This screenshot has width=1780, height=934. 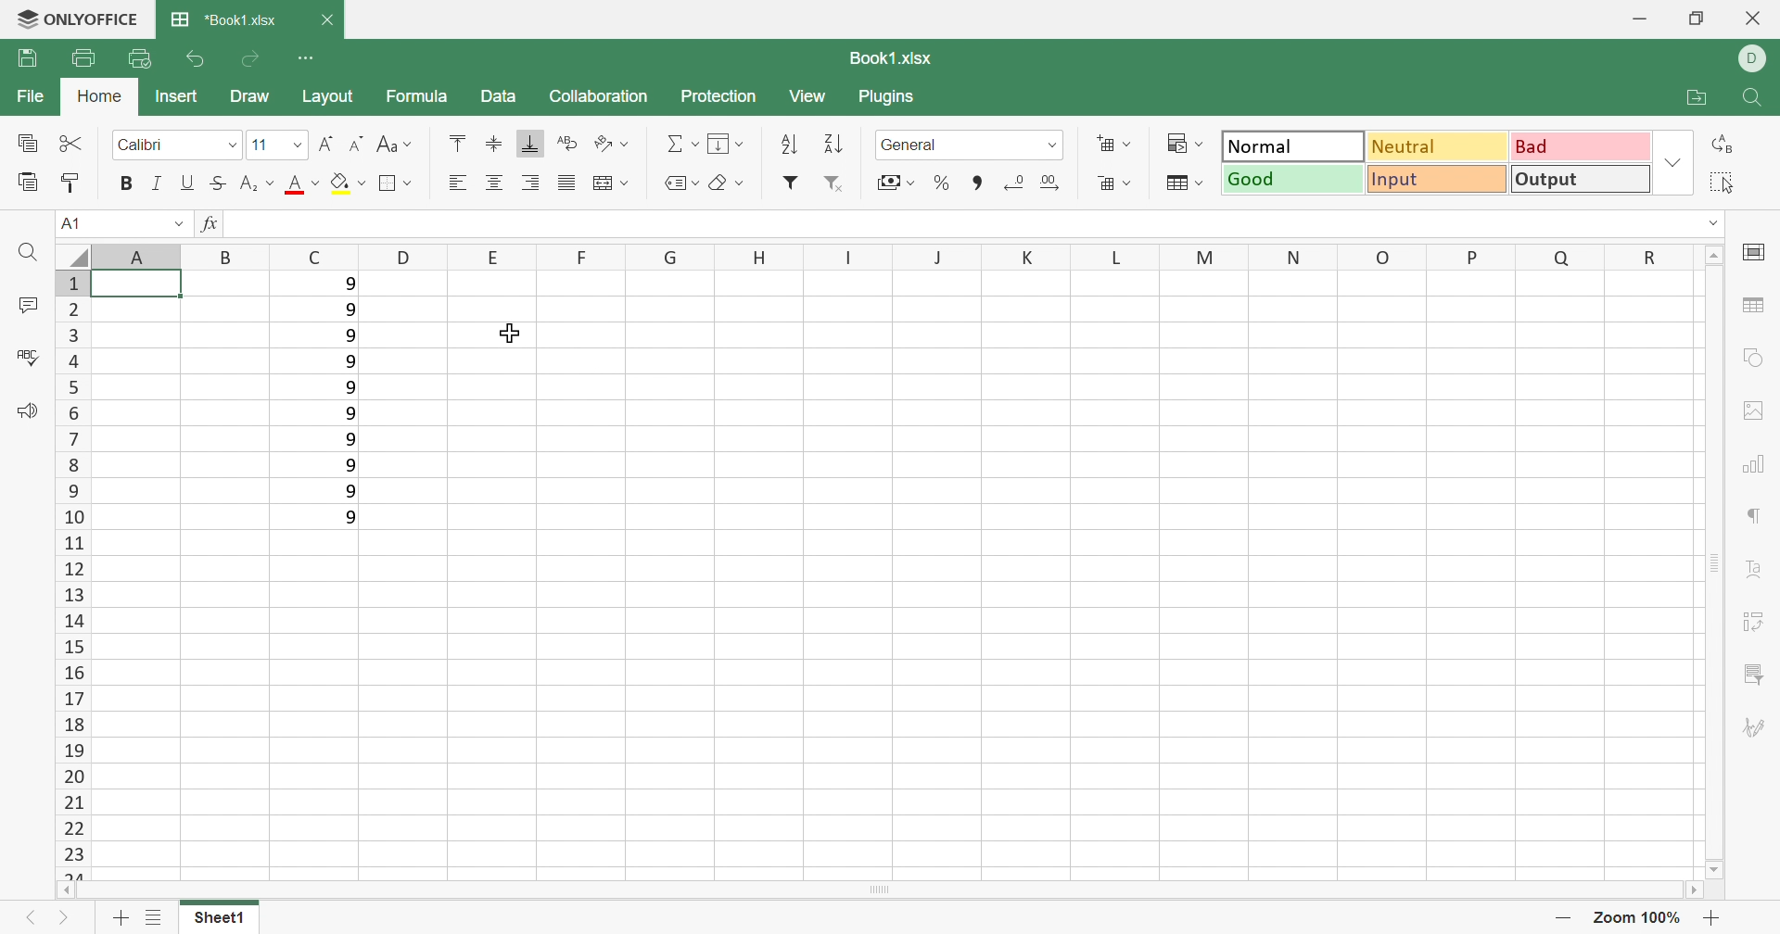 What do you see at coordinates (179, 97) in the screenshot?
I see `Insert` at bounding box center [179, 97].